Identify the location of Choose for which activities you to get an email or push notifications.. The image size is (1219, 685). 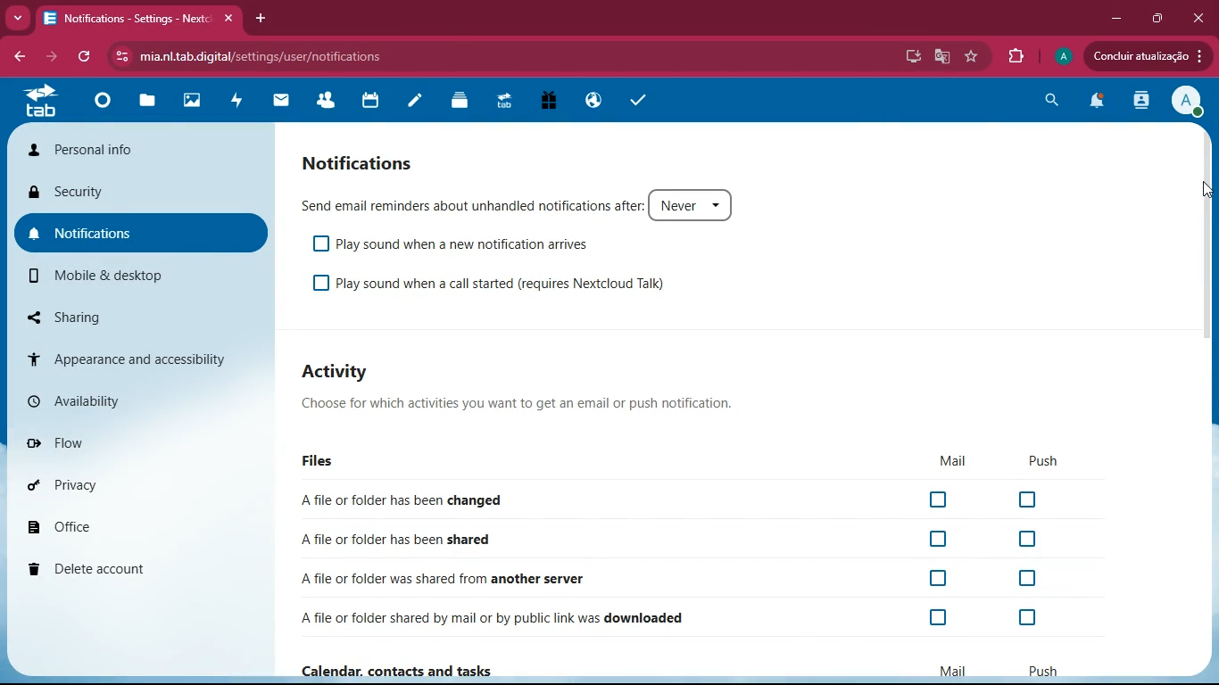
(549, 402).